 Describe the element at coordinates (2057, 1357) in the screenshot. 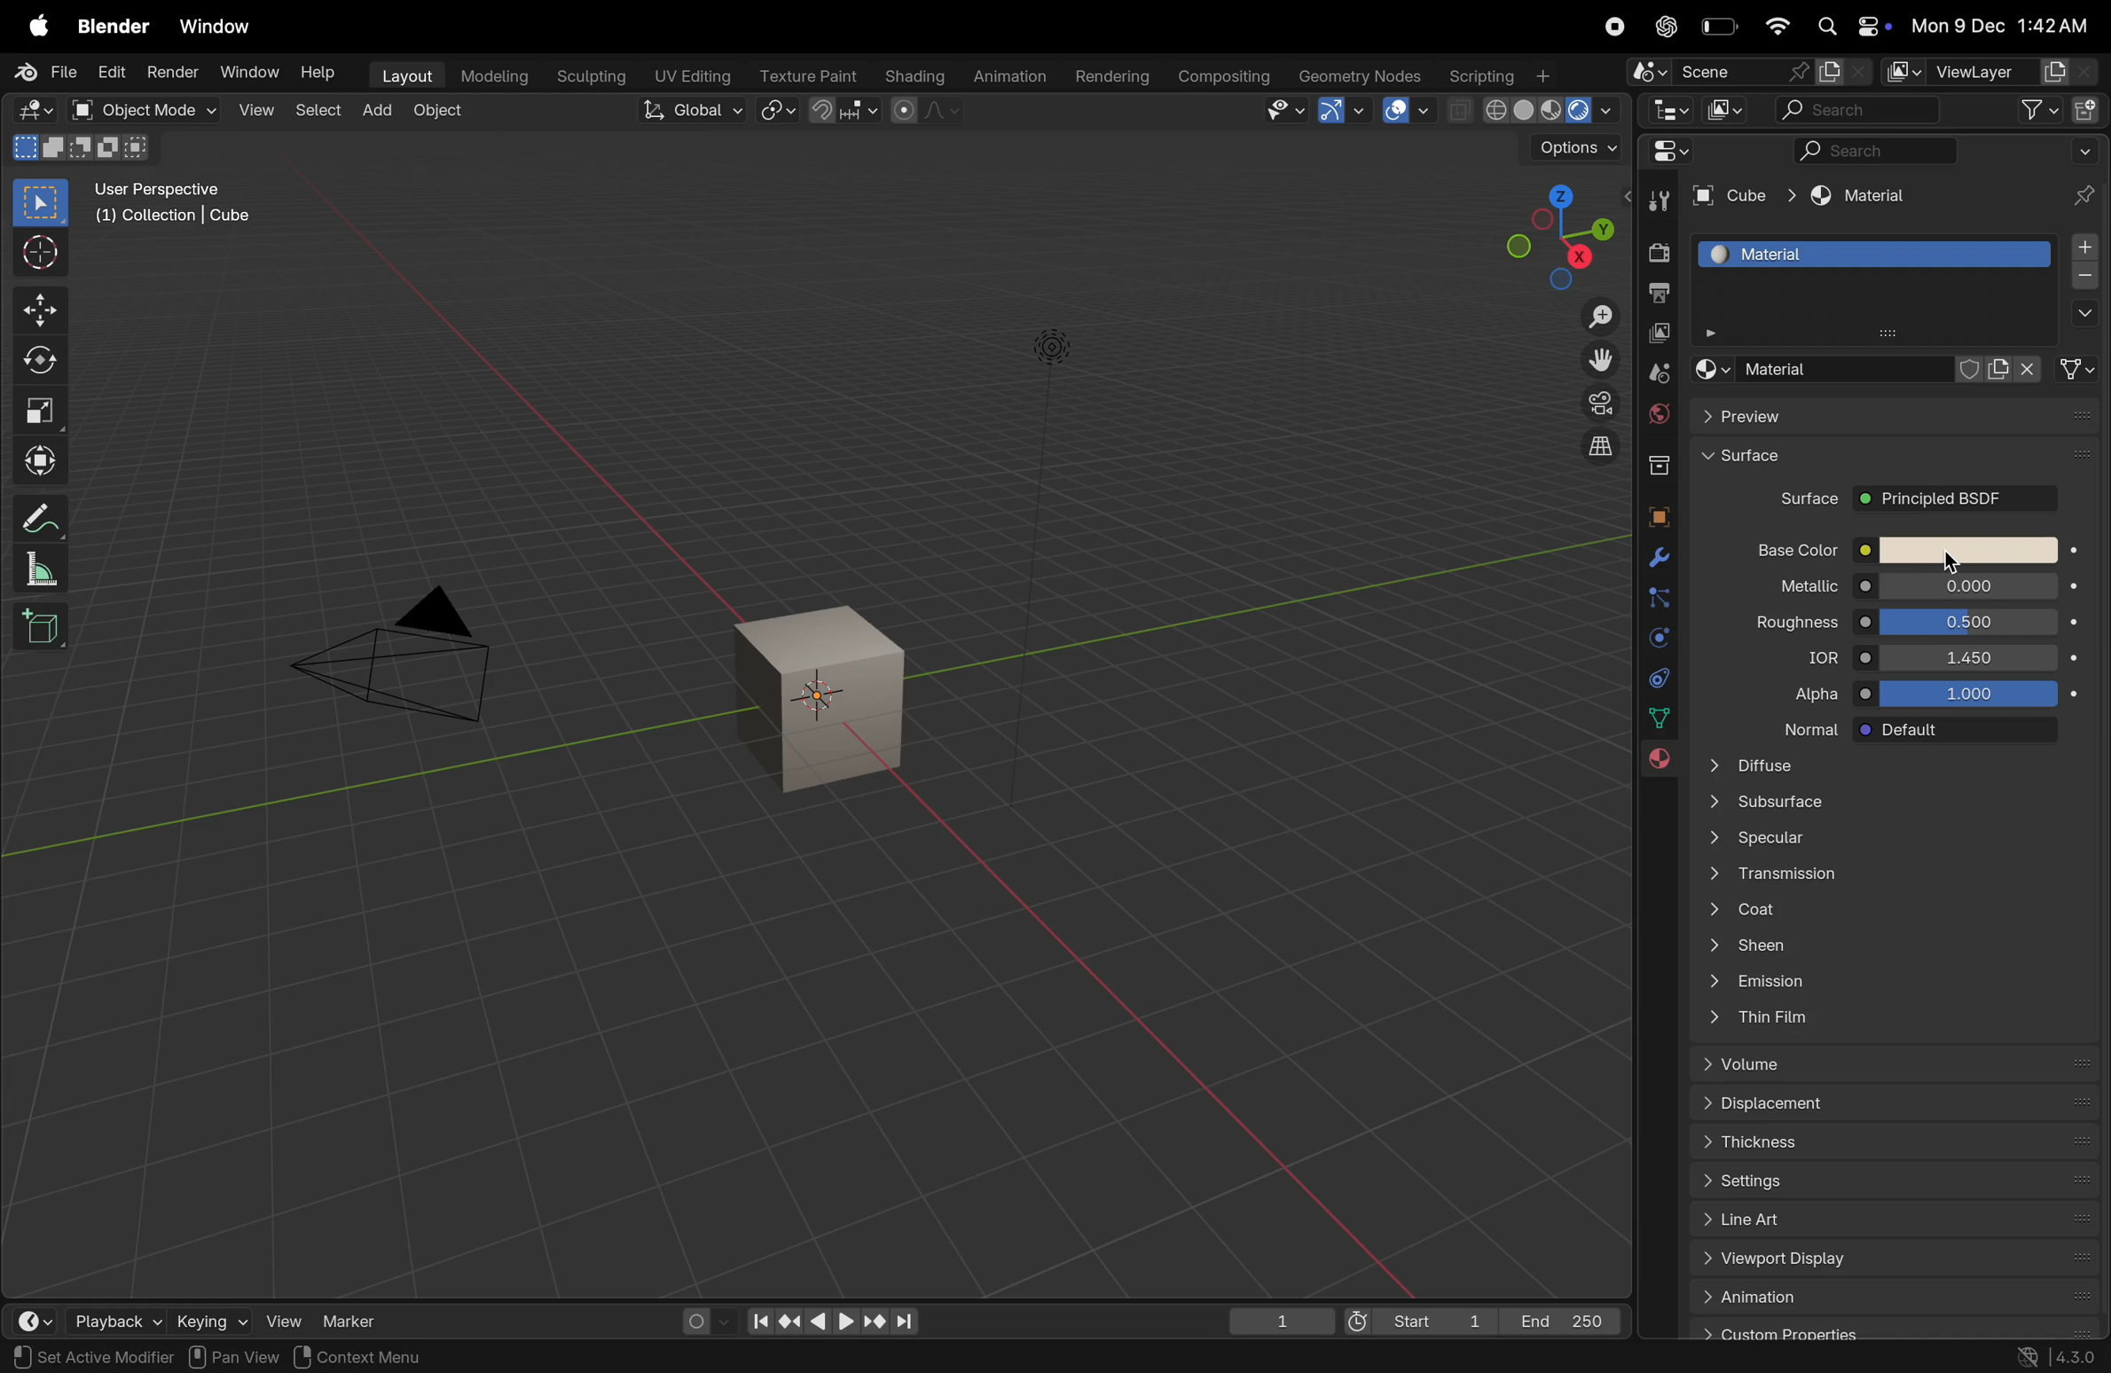

I see `version` at that location.